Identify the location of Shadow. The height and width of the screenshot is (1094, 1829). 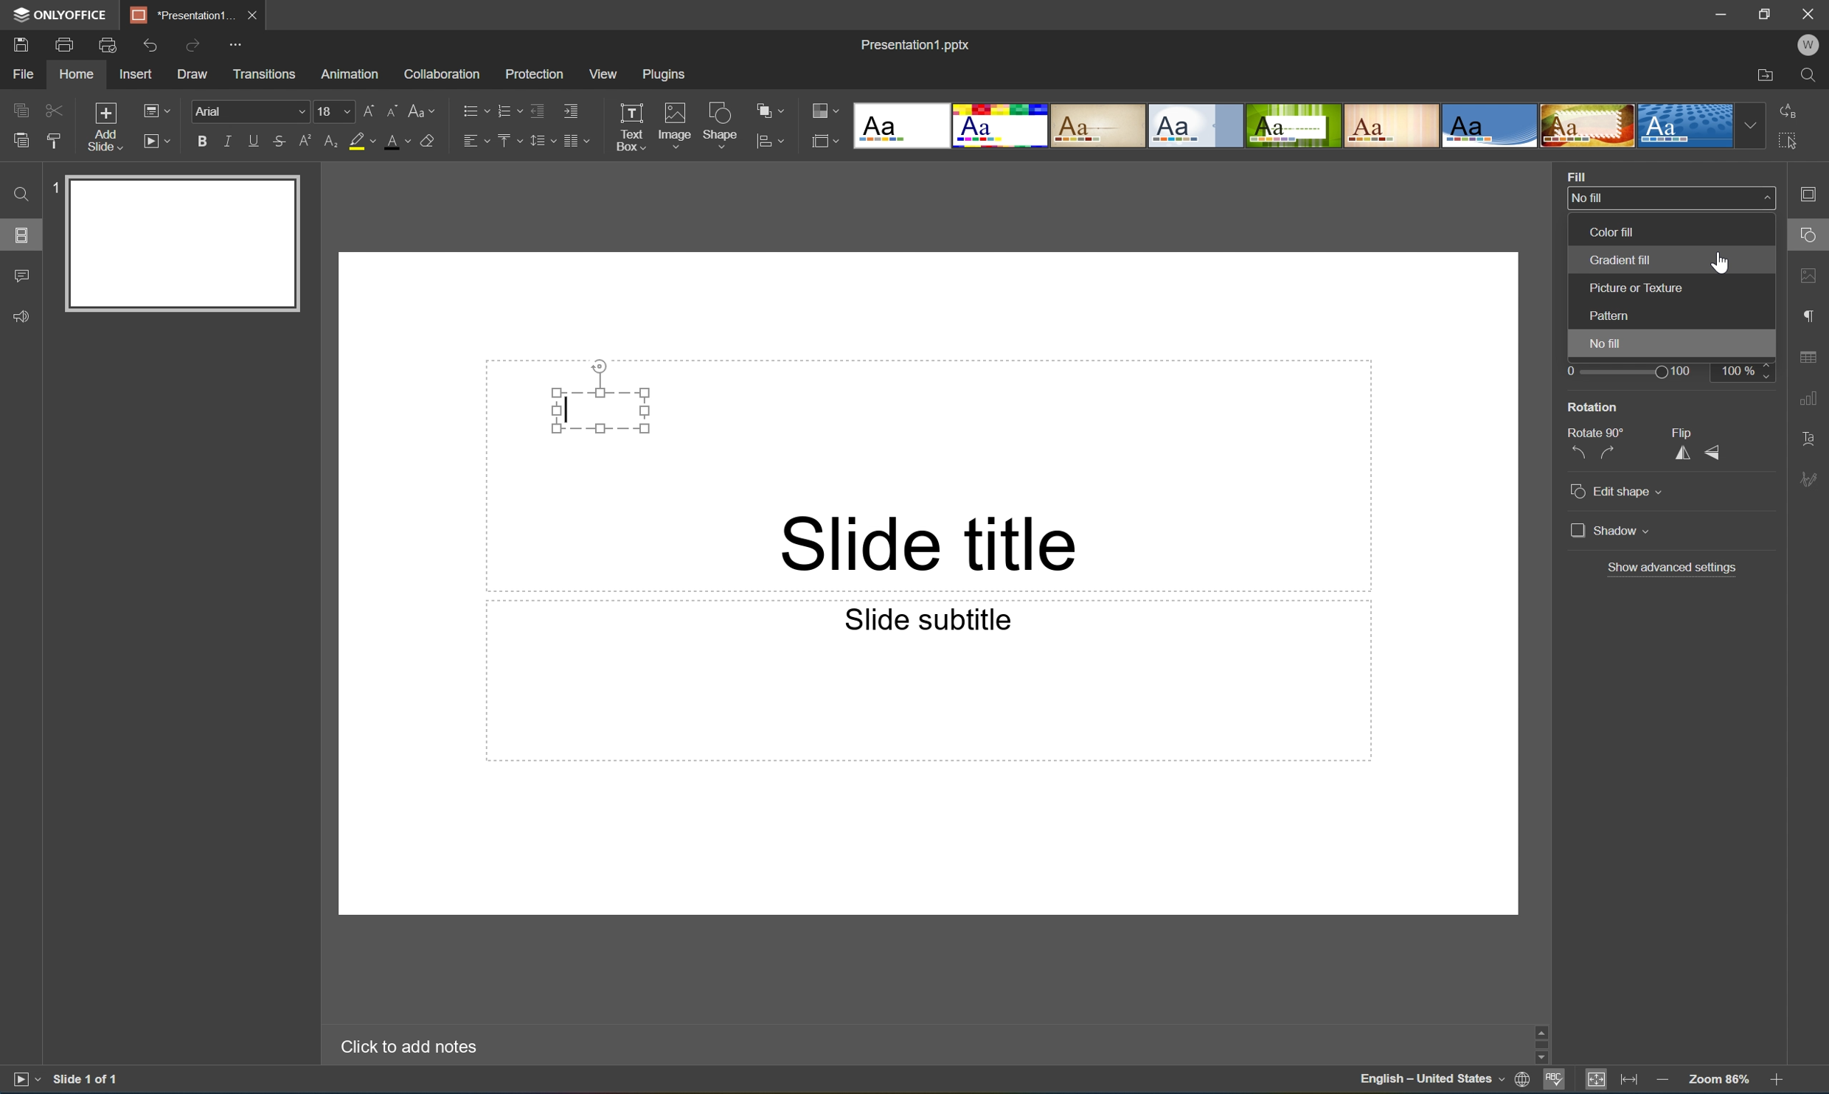
(1611, 533).